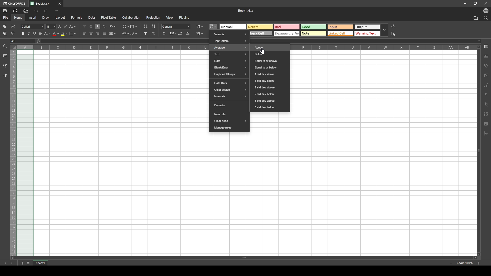 The image size is (491, 276). Describe the element at coordinates (154, 26) in the screenshot. I see `sort descending` at that location.